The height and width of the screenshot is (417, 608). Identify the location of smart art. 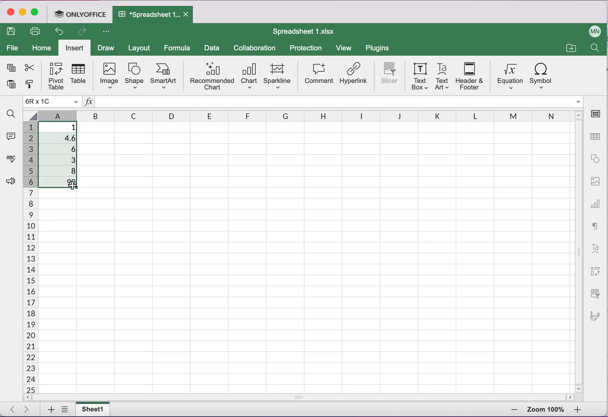
(165, 76).